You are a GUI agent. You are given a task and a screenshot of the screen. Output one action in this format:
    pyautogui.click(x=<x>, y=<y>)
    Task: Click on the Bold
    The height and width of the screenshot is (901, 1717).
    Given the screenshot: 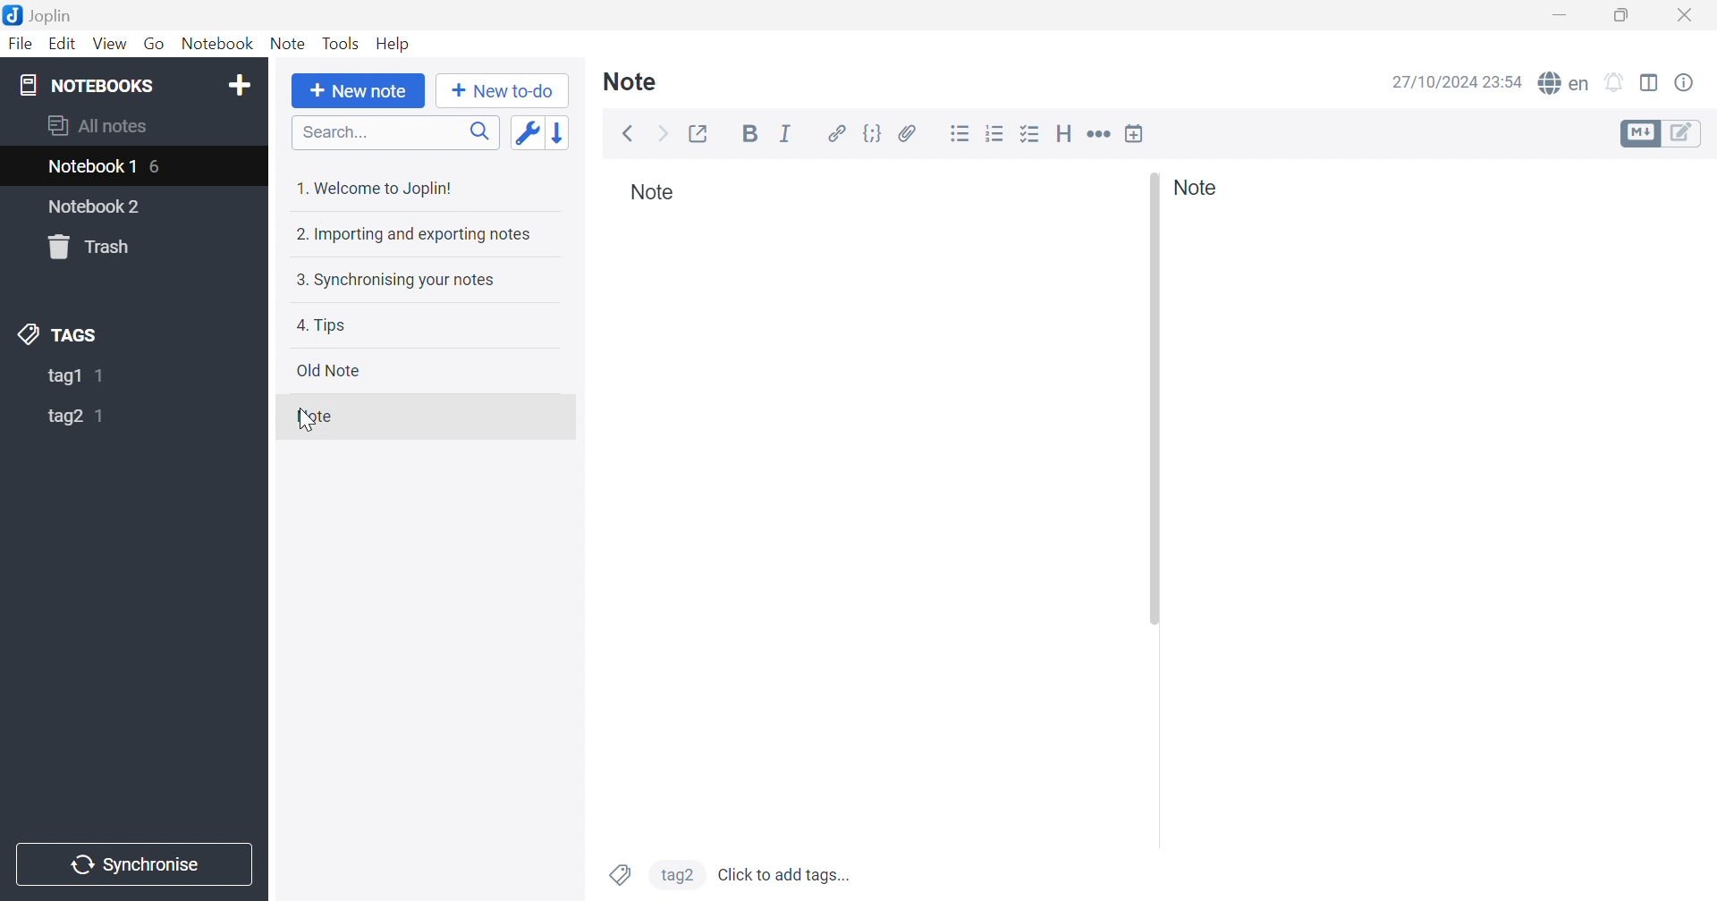 What is the action you would take?
    pyautogui.click(x=749, y=134)
    